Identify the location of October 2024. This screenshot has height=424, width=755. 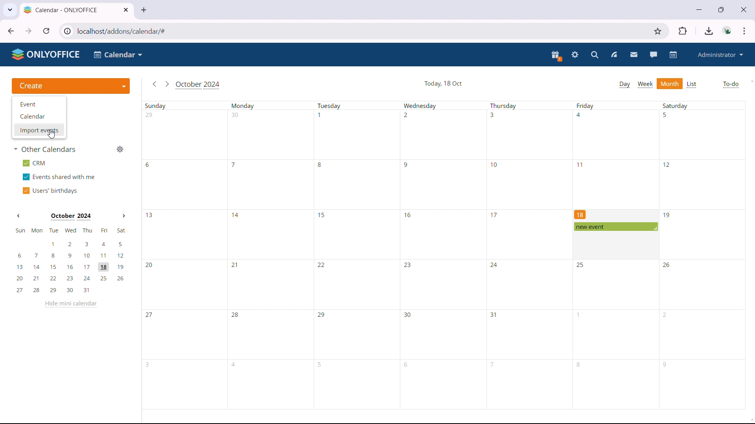
(71, 217).